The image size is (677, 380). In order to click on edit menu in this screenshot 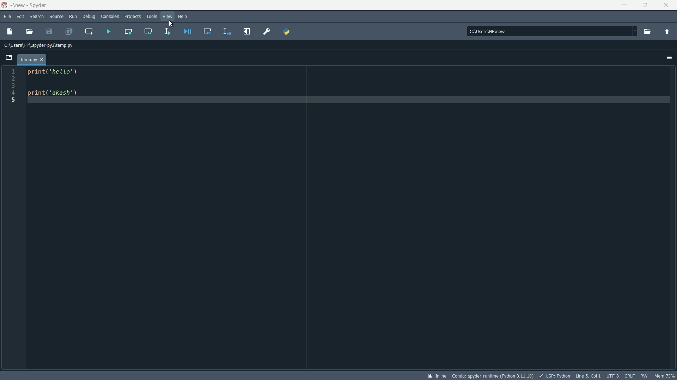, I will do `click(21, 17)`.